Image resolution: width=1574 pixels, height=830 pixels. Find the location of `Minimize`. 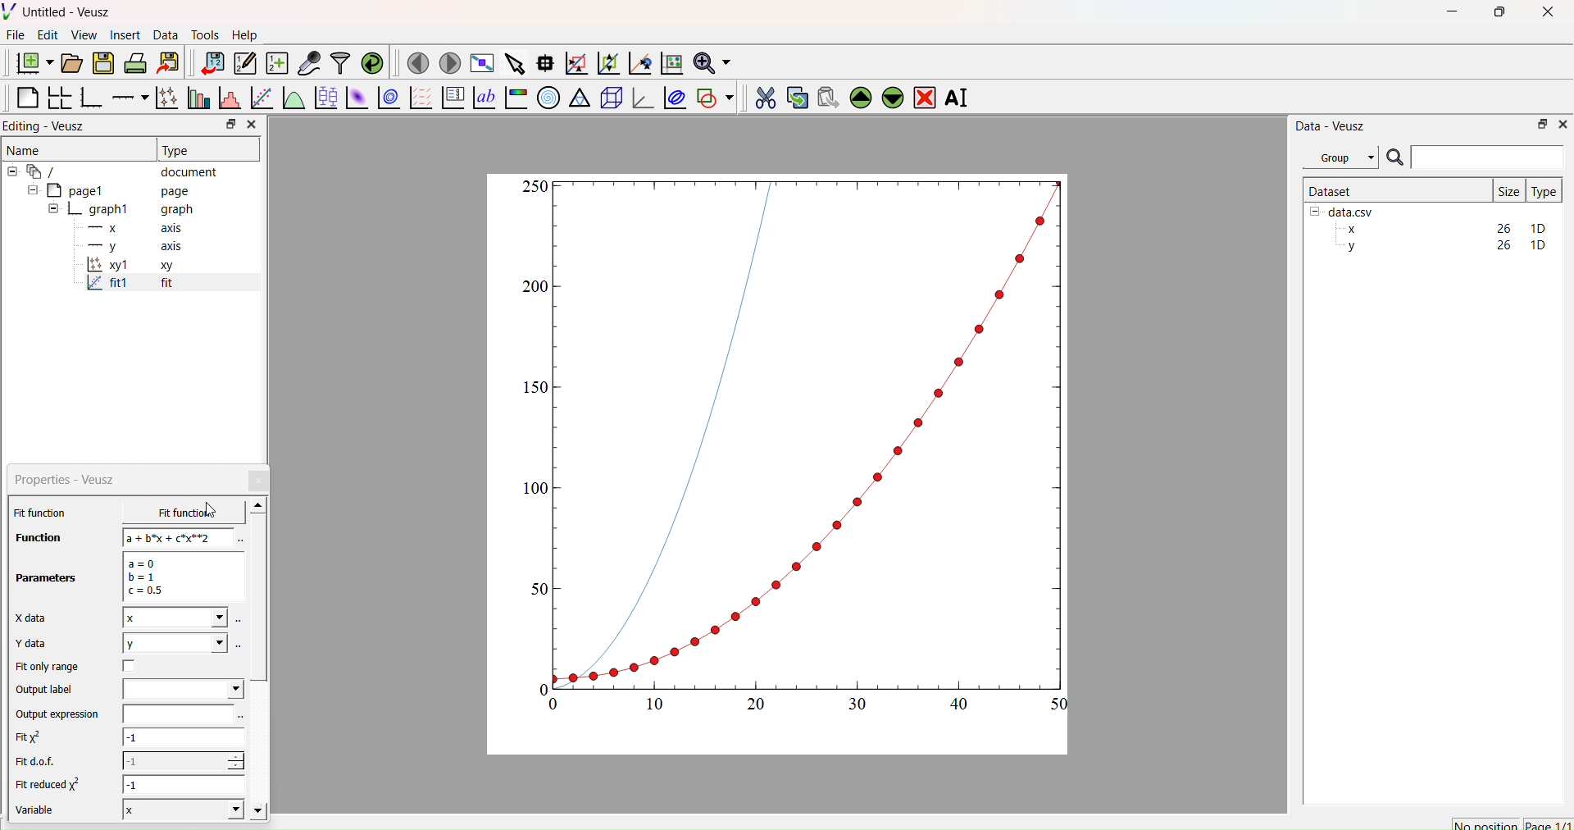

Minimize is located at coordinates (1452, 16).